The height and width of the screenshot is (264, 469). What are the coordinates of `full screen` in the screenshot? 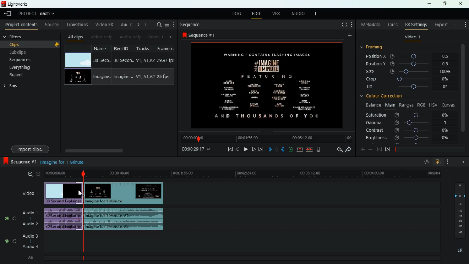 It's located at (344, 25).